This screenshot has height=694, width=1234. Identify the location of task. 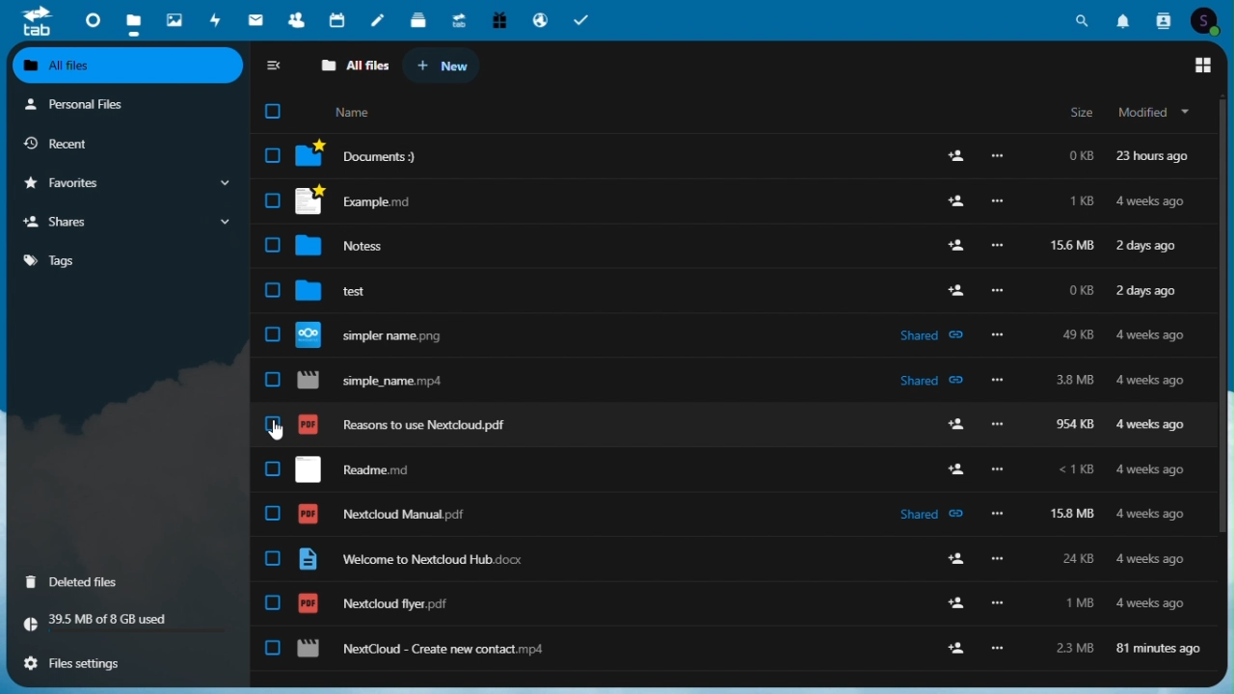
(584, 20).